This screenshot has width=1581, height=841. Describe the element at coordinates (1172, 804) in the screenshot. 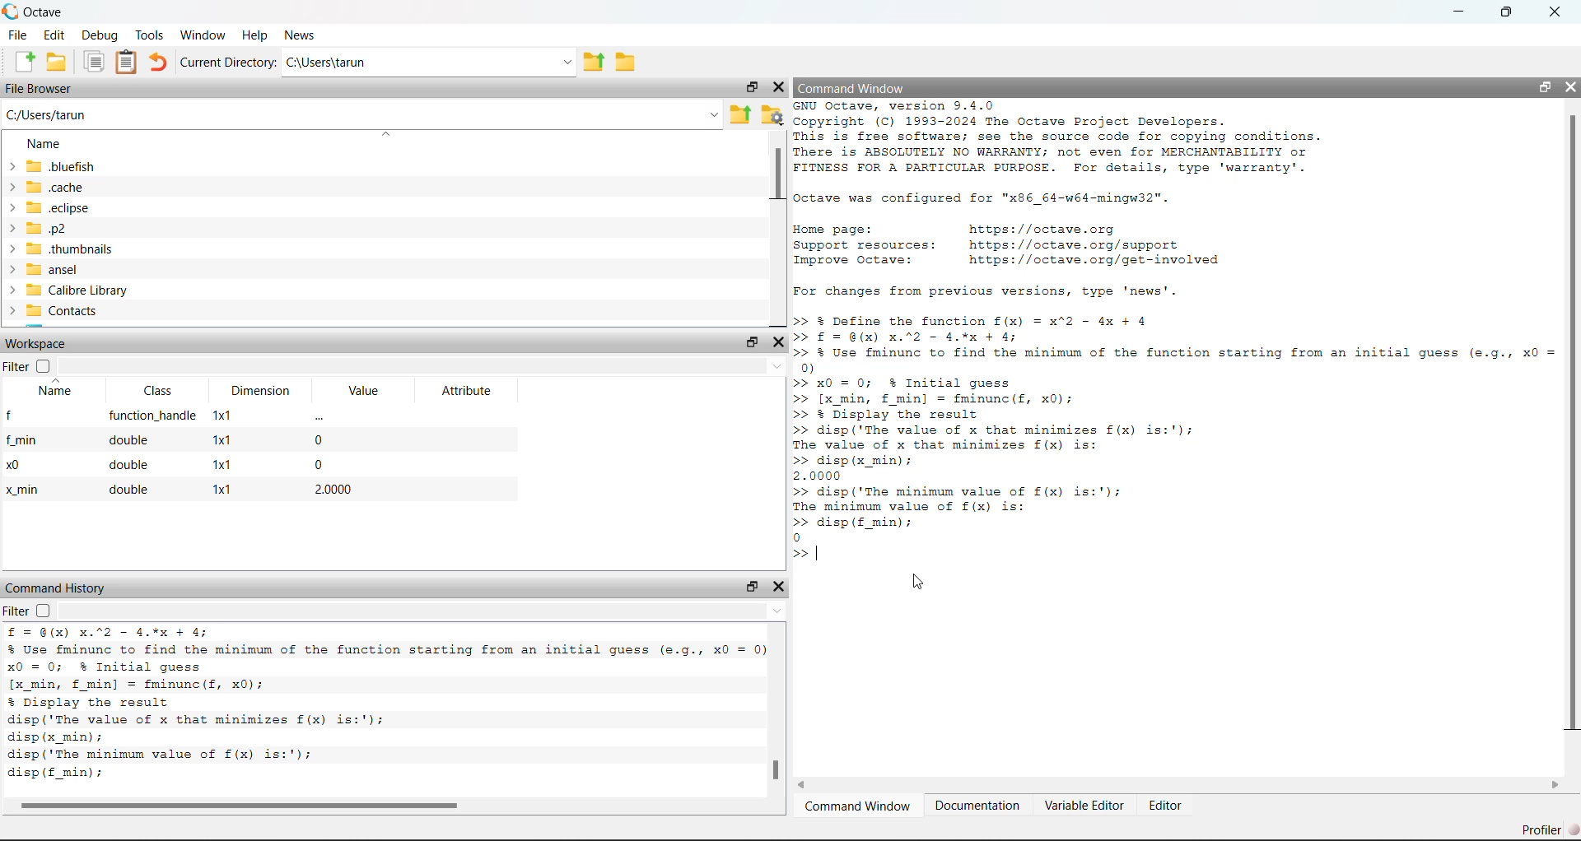

I see `Editor` at that location.